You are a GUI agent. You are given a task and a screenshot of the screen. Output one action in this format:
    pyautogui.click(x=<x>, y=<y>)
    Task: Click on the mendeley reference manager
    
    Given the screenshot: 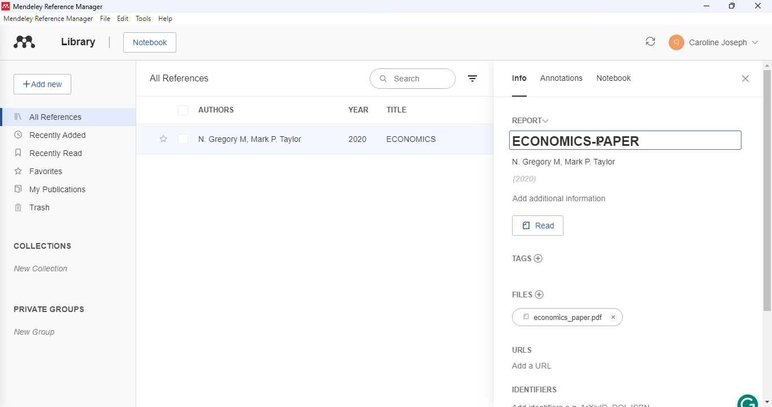 What is the action you would take?
    pyautogui.click(x=58, y=7)
    